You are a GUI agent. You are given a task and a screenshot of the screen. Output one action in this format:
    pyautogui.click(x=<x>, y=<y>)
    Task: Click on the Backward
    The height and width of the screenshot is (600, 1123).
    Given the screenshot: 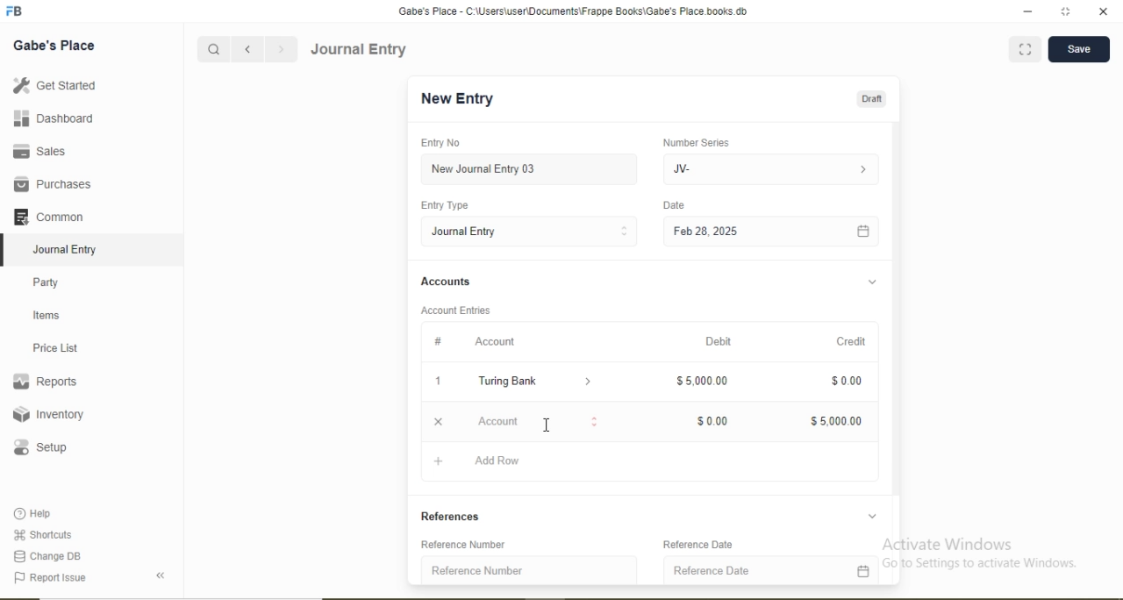 What is the action you would take?
    pyautogui.click(x=247, y=50)
    